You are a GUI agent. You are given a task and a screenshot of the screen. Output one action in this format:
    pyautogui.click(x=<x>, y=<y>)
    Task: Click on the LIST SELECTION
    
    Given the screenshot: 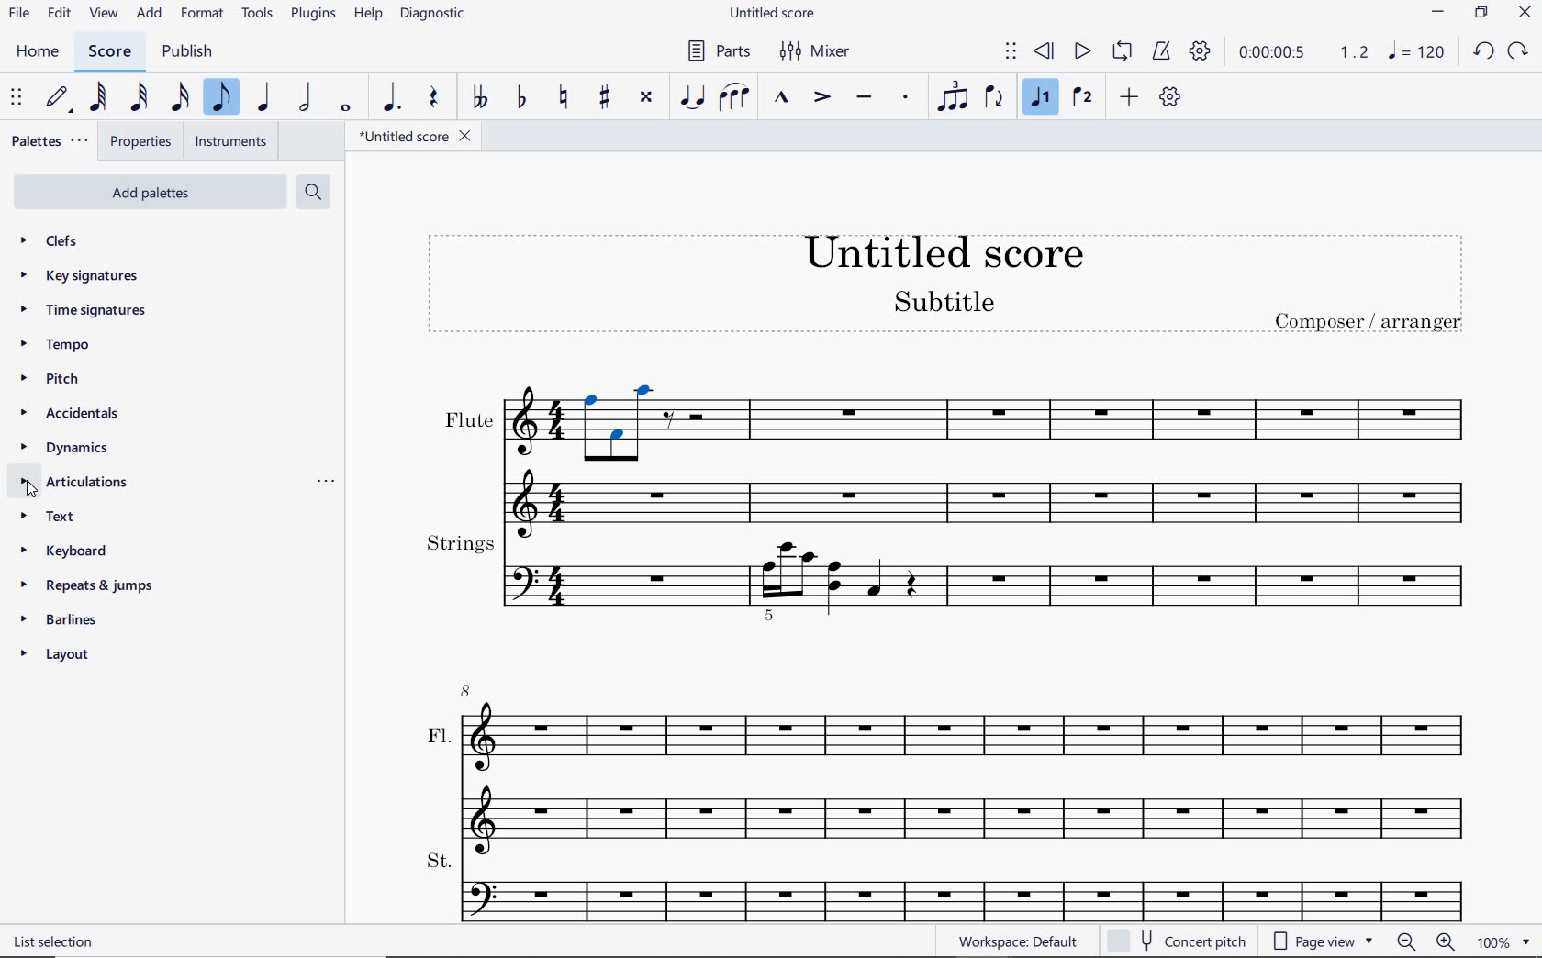 What is the action you would take?
    pyautogui.click(x=57, y=941)
    